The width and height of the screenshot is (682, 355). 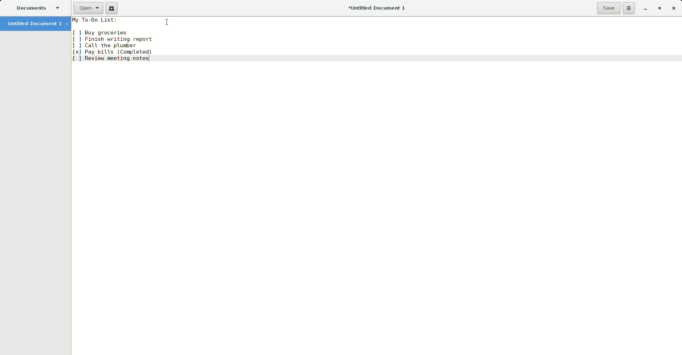 I want to click on Open, so click(x=87, y=8).